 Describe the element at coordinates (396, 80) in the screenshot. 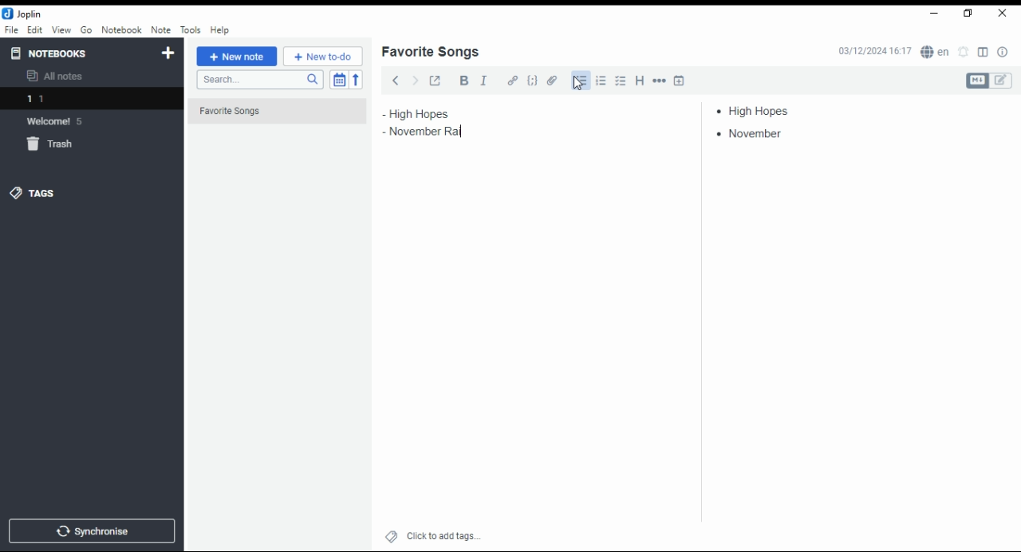

I see `back` at that location.